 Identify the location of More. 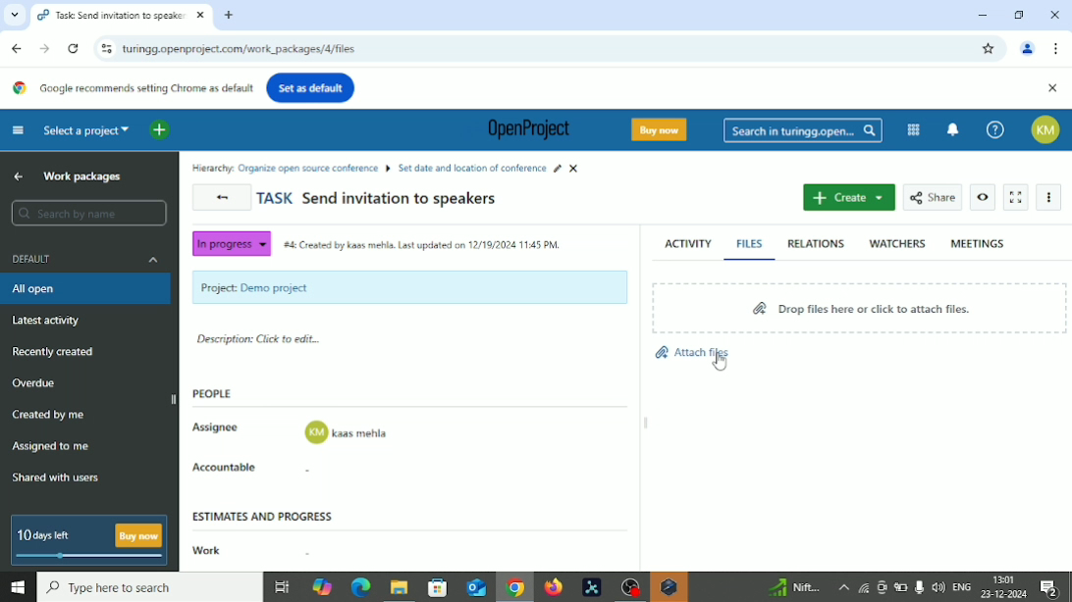
(842, 587).